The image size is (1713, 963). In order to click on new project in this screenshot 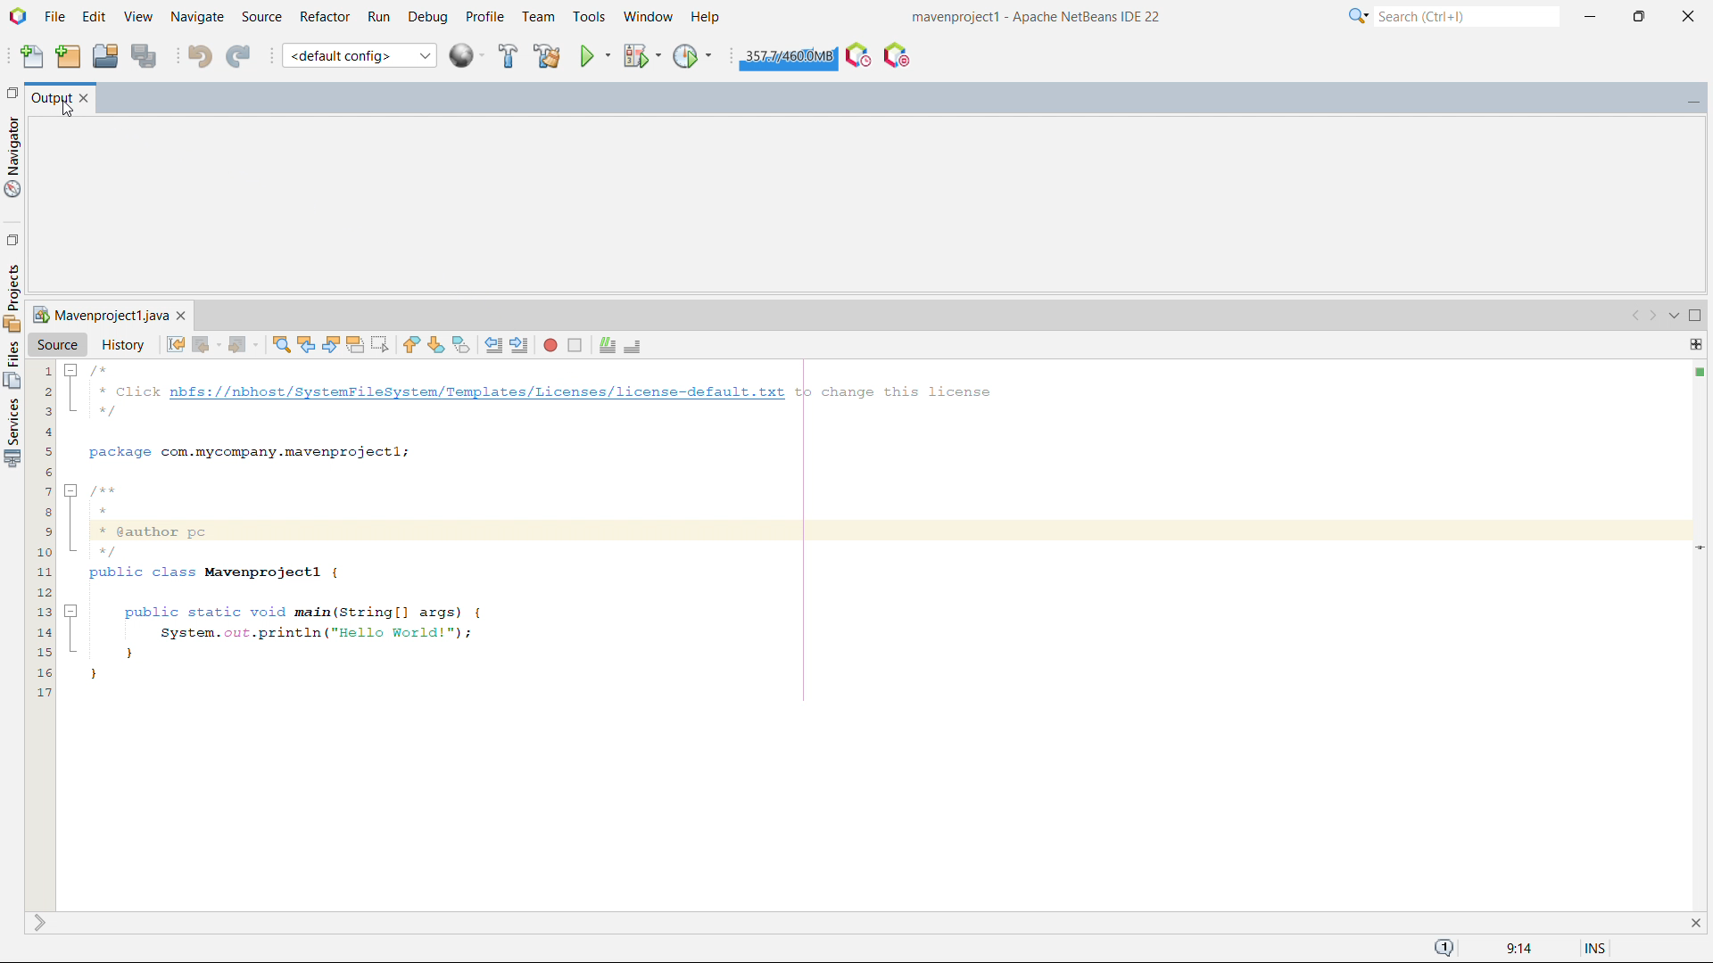, I will do `click(69, 55)`.